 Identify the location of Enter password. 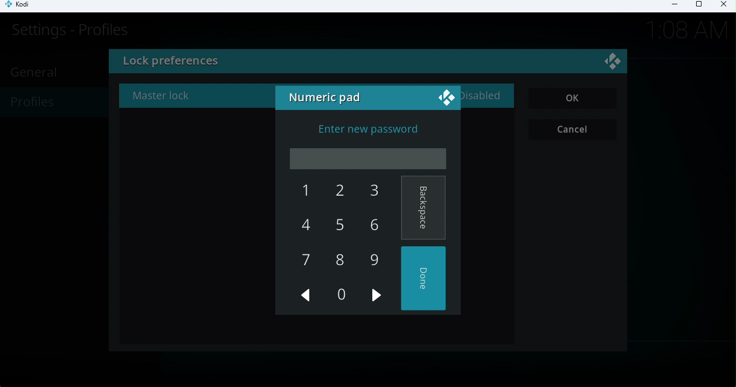
(370, 158).